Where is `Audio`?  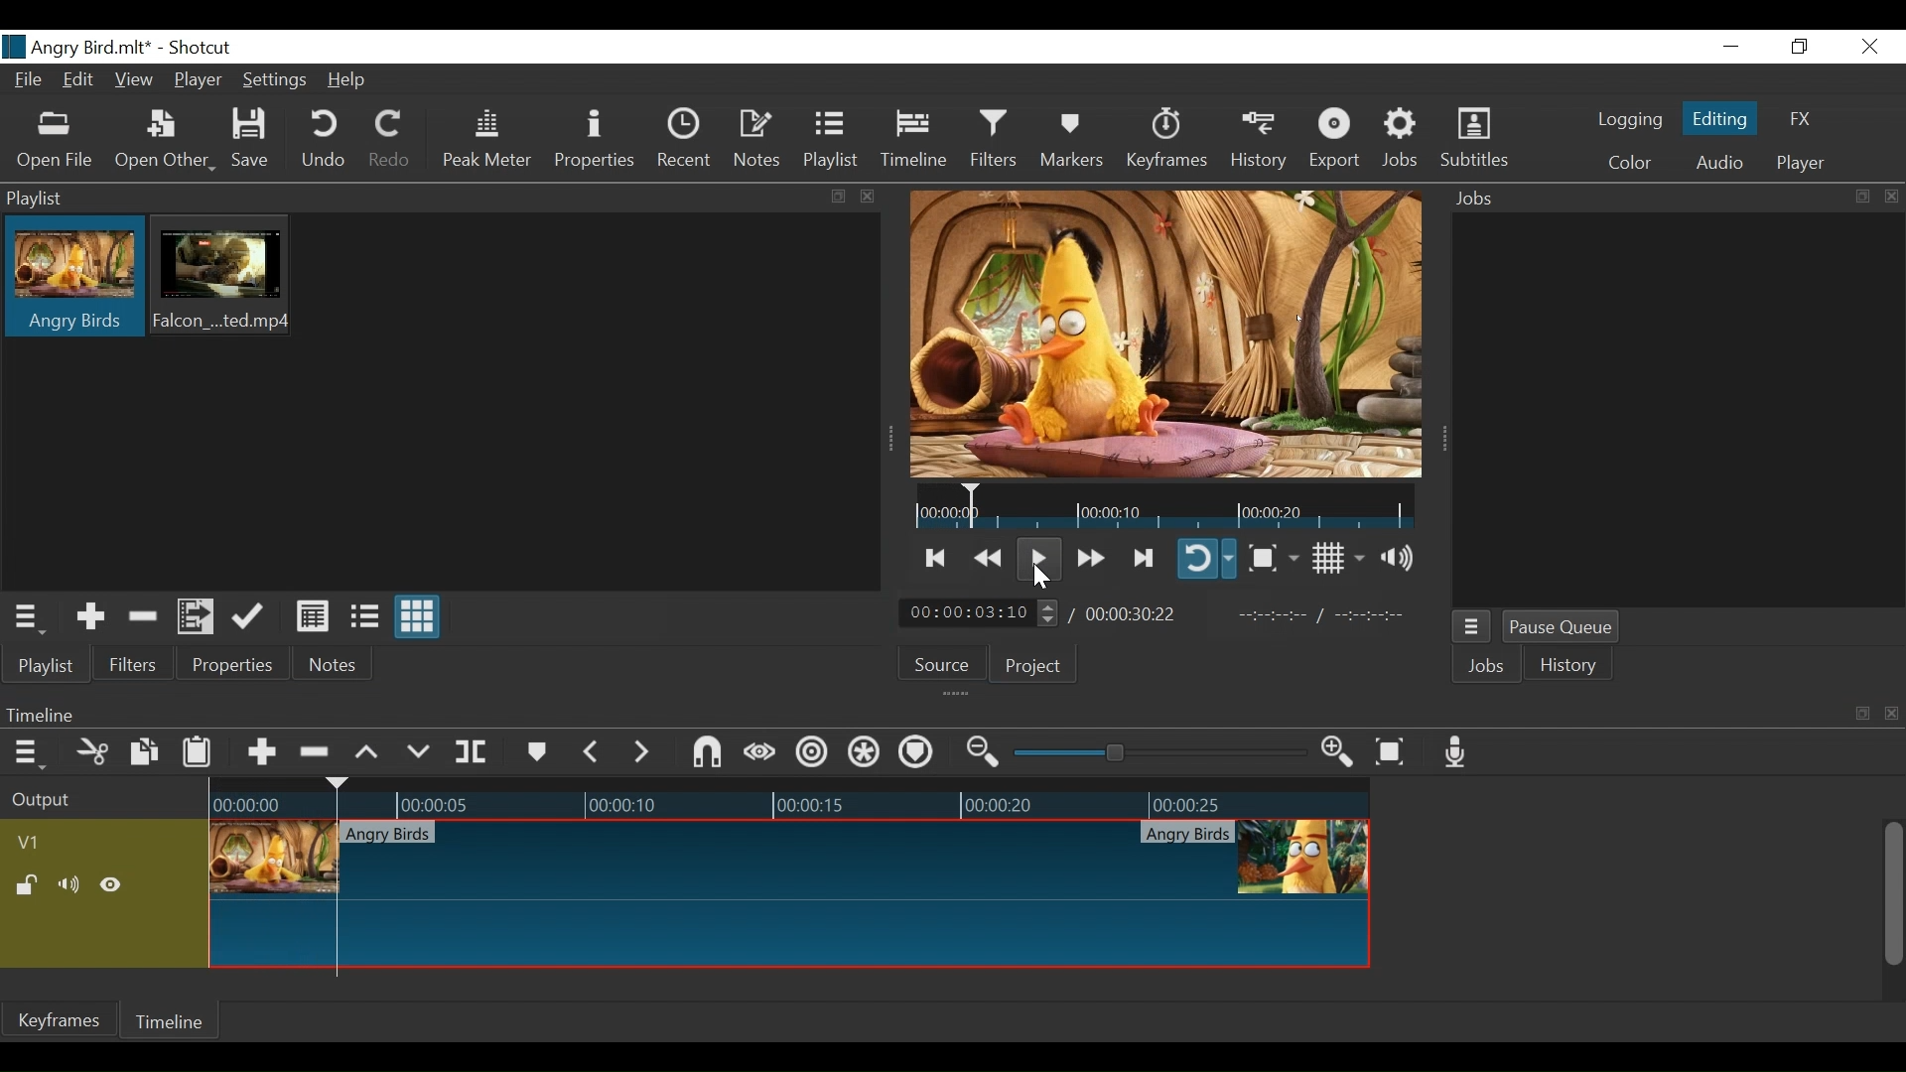
Audio is located at coordinates (1719, 162).